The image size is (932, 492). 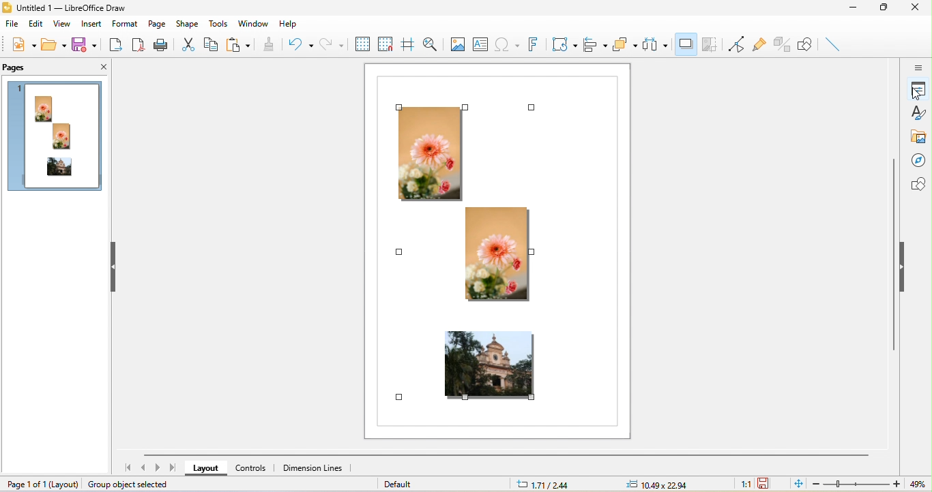 What do you see at coordinates (919, 137) in the screenshot?
I see `gallery` at bounding box center [919, 137].